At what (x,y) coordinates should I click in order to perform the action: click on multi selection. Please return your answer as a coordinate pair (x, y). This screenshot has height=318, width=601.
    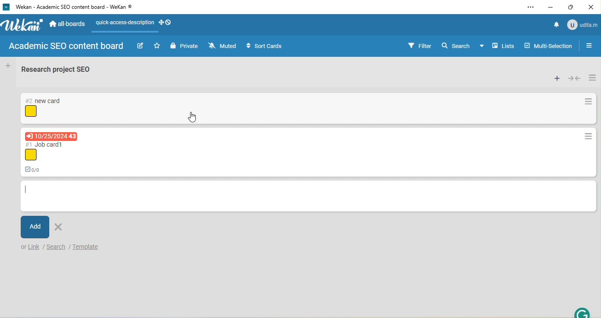
    Looking at the image, I should click on (550, 45).